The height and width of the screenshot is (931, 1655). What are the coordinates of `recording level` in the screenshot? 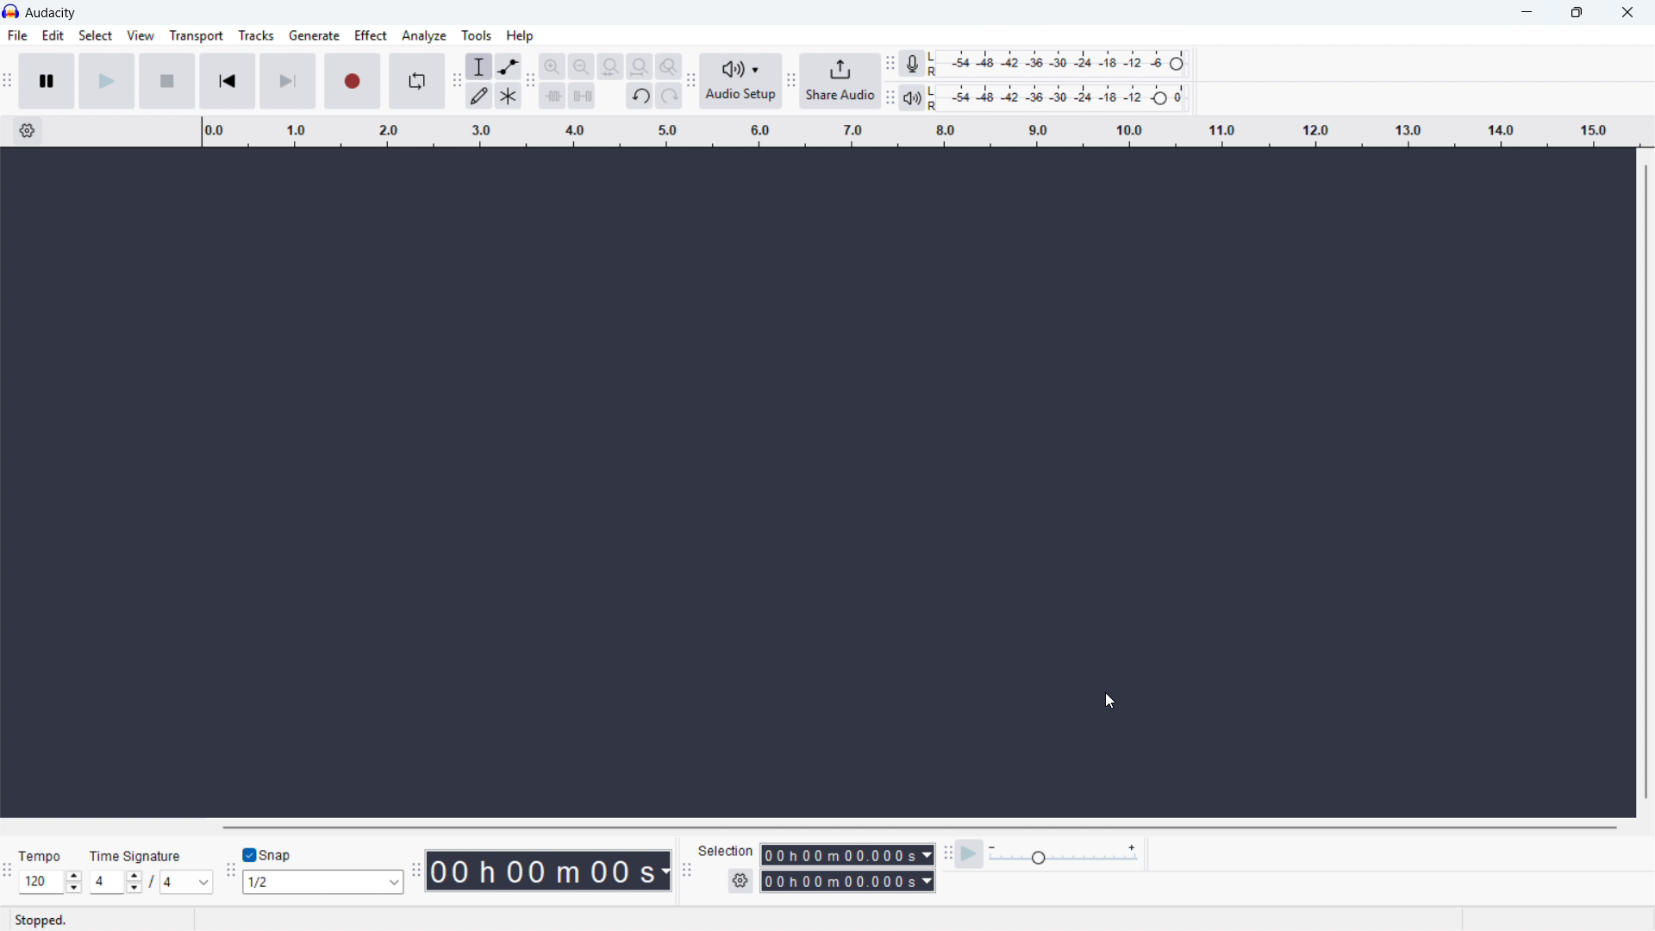 It's located at (1062, 64).